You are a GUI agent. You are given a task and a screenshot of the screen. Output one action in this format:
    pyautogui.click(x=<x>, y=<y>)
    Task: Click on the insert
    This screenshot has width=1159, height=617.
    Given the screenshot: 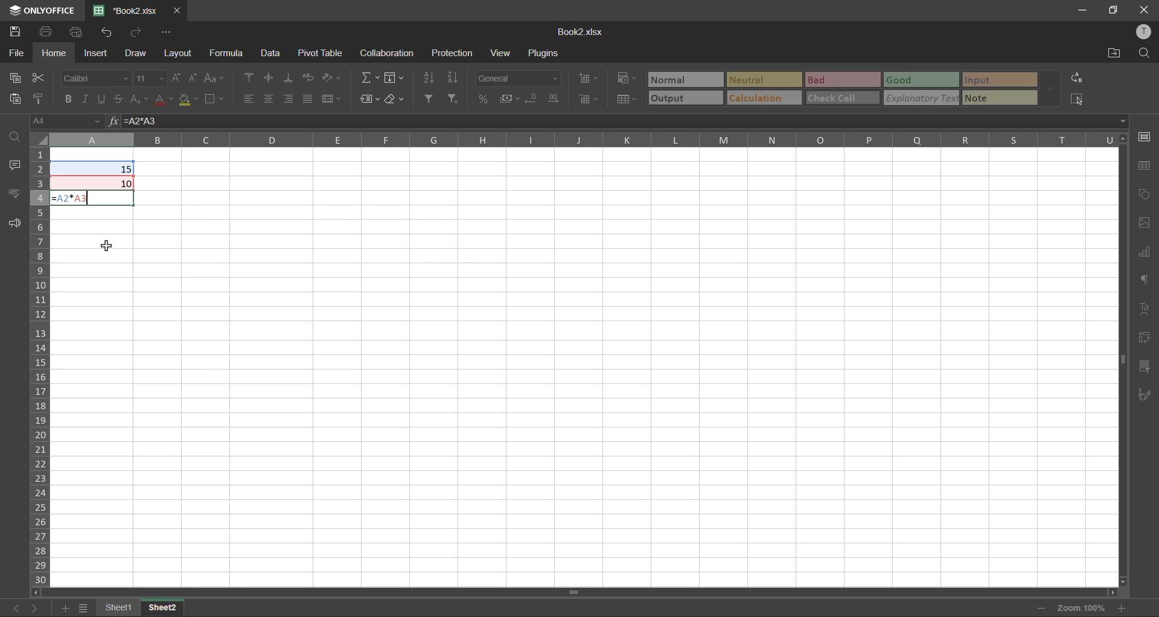 What is the action you would take?
    pyautogui.click(x=96, y=54)
    